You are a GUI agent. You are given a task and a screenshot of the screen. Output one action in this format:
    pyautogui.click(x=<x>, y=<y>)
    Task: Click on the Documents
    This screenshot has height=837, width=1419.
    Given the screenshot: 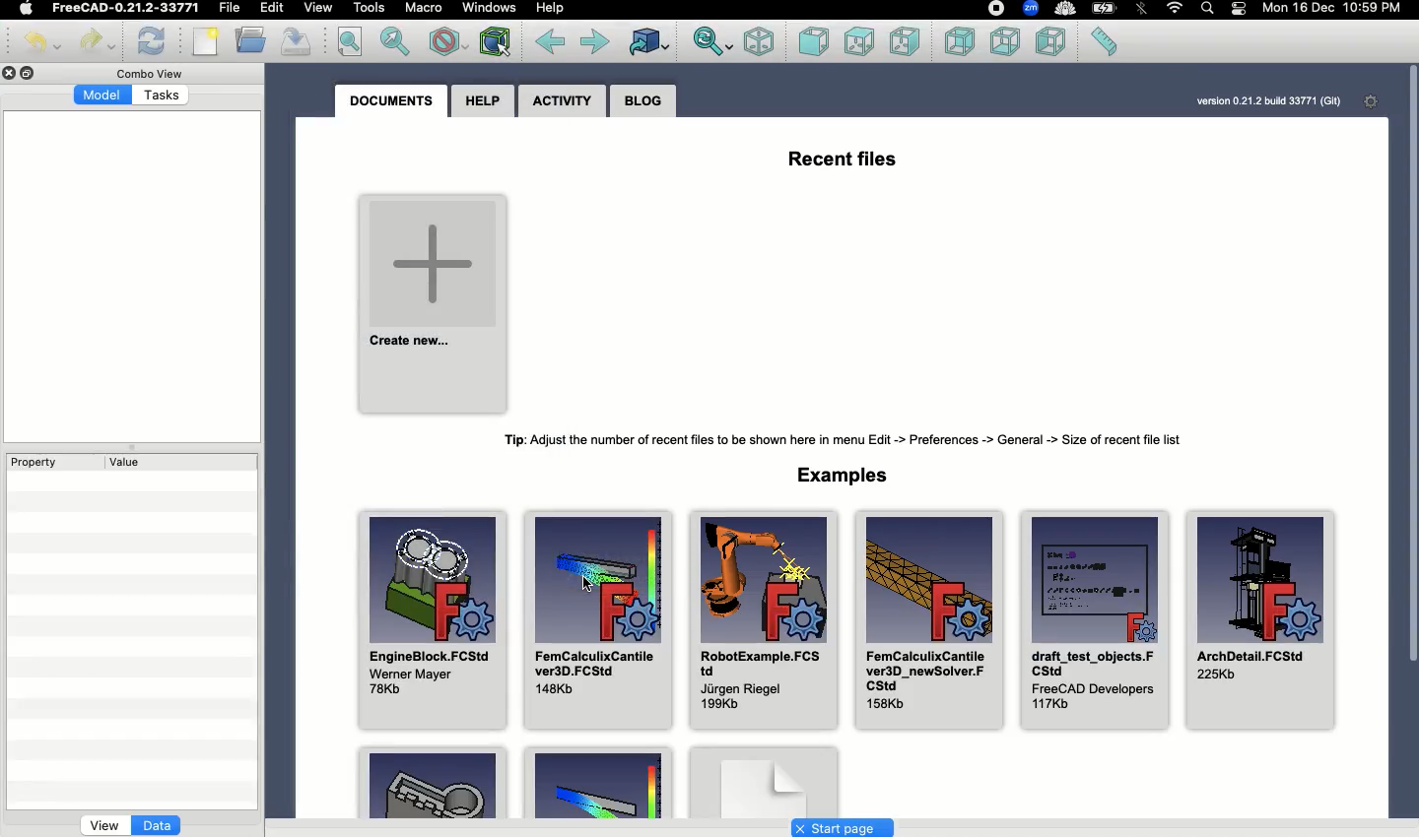 What is the action you would take?
    pyautogui.click(x=391, y=100)
    